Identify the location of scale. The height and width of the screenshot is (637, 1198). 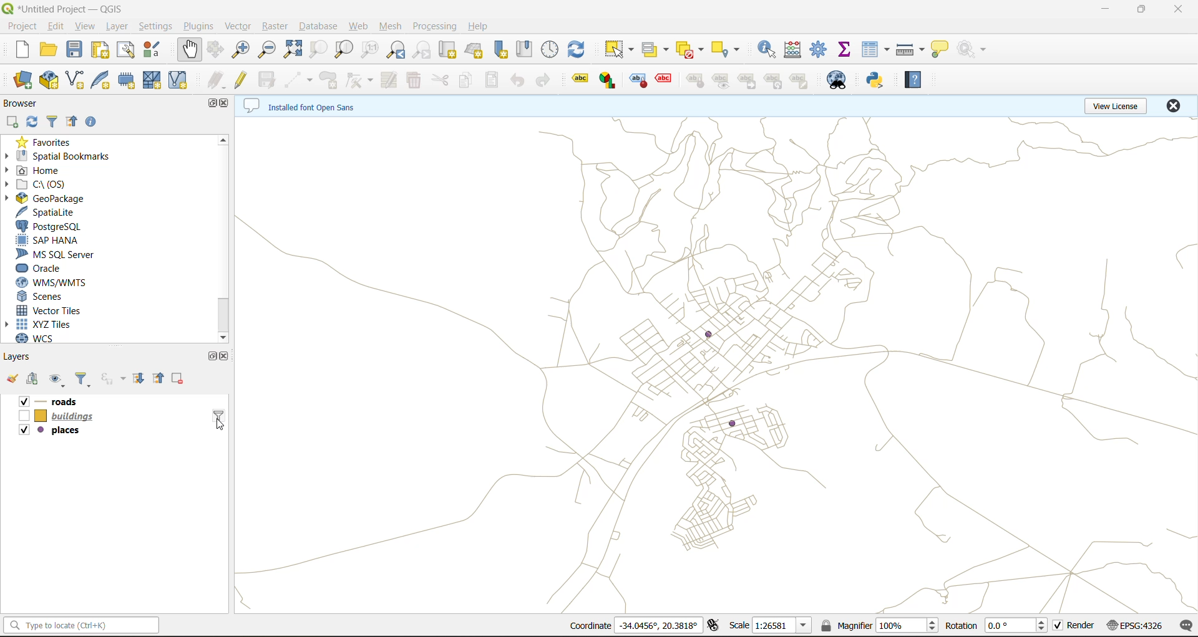
(773, 626).